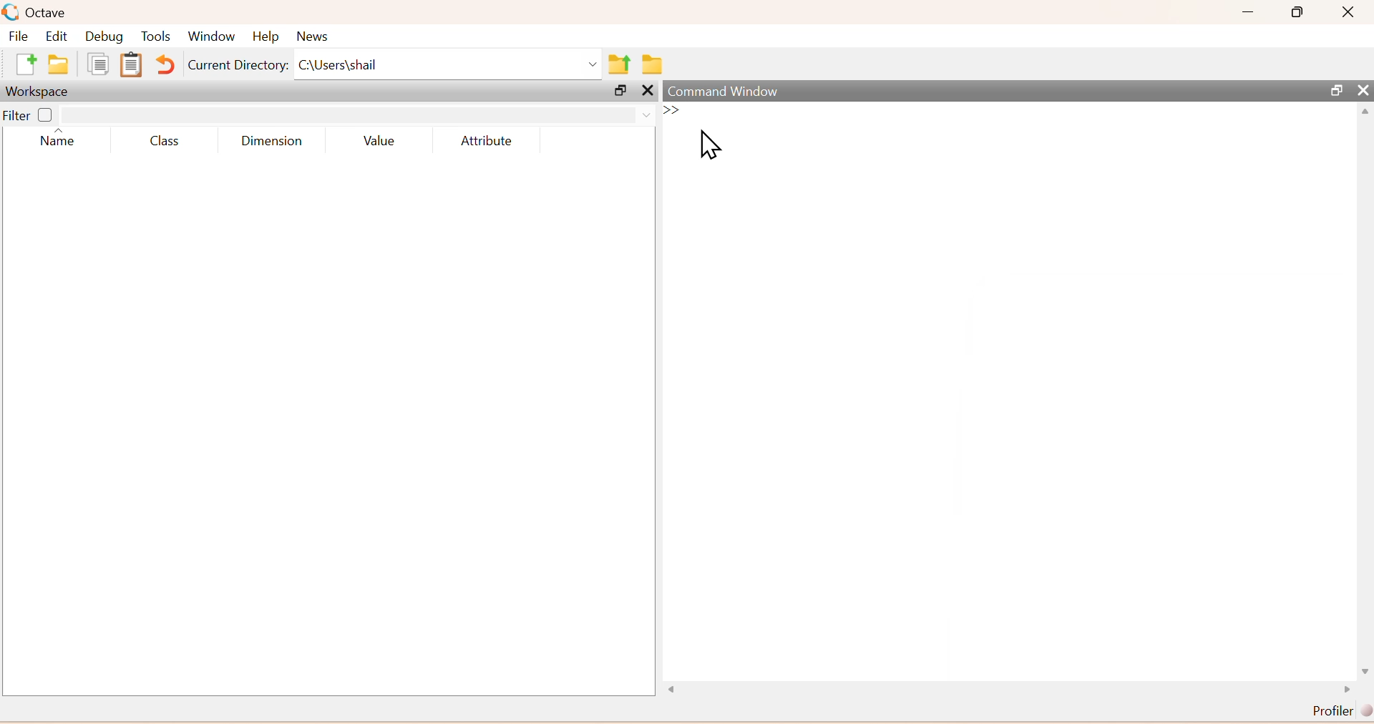 This screenshot has height=724, width=1374. Describe the element at coordinates (648, 90) in the screenshot. I see `` at that location.